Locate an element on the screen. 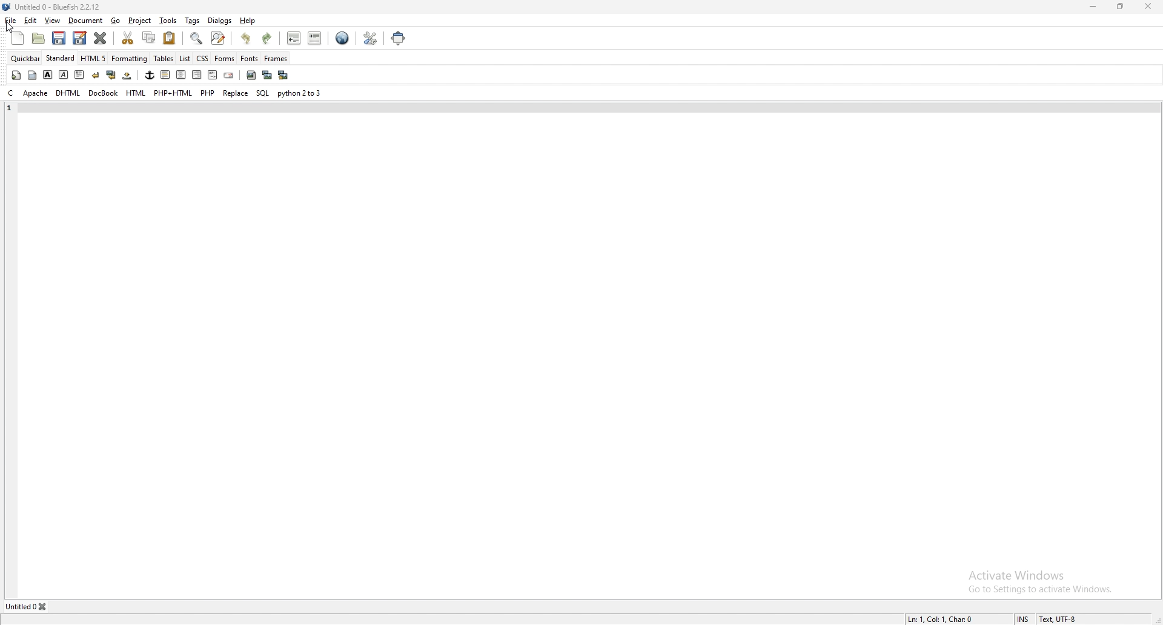 The width and height of the screenshot is (1163, 625). go is located at coordinates (117, 21).